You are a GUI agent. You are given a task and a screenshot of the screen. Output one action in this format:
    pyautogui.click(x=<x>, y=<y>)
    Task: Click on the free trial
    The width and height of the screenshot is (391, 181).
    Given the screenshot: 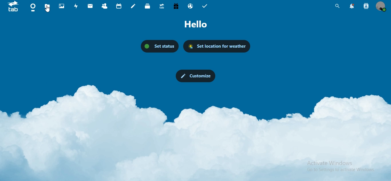 What is the action you would take?
    pyautogui.click(x=176, y=6)
    